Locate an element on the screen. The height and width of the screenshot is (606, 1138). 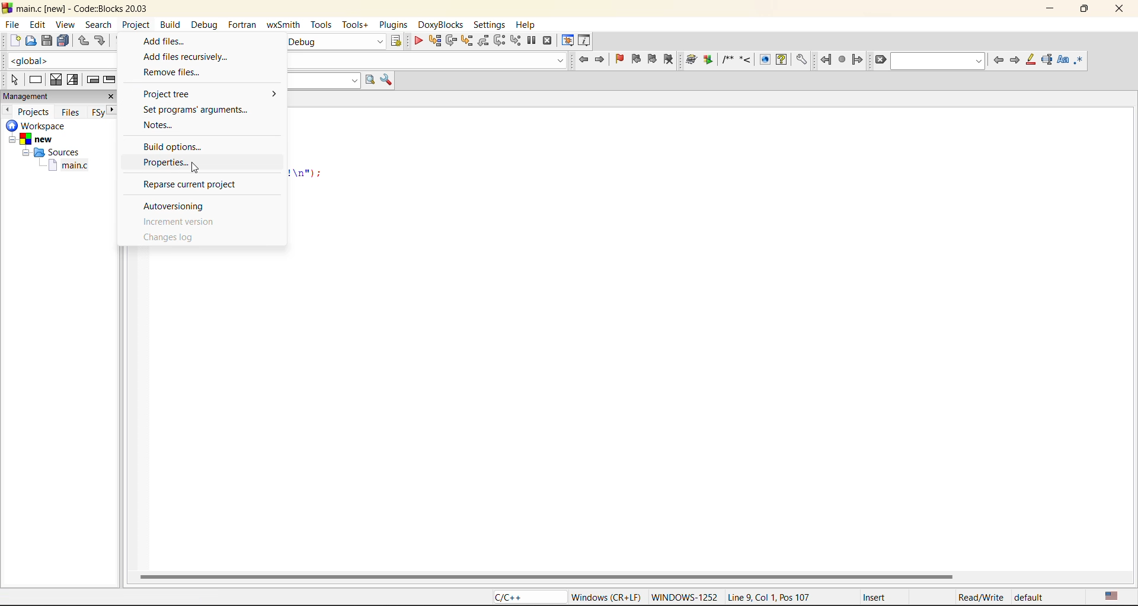
various info is located at coordinates (586, 39).